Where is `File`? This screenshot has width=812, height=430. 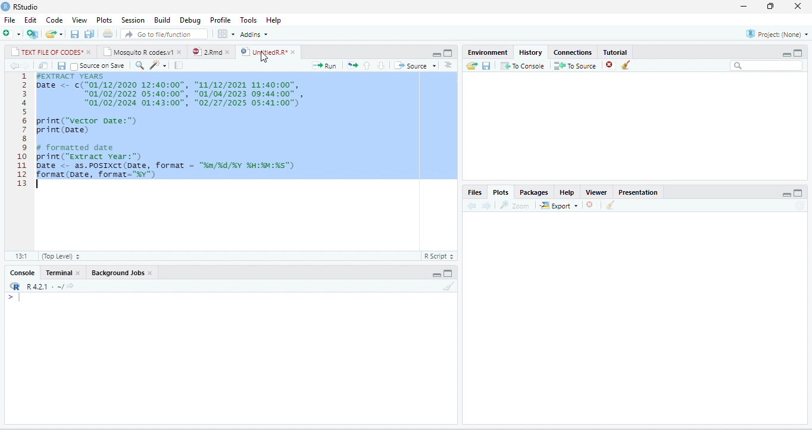 File is located at coordinates (10, 20).